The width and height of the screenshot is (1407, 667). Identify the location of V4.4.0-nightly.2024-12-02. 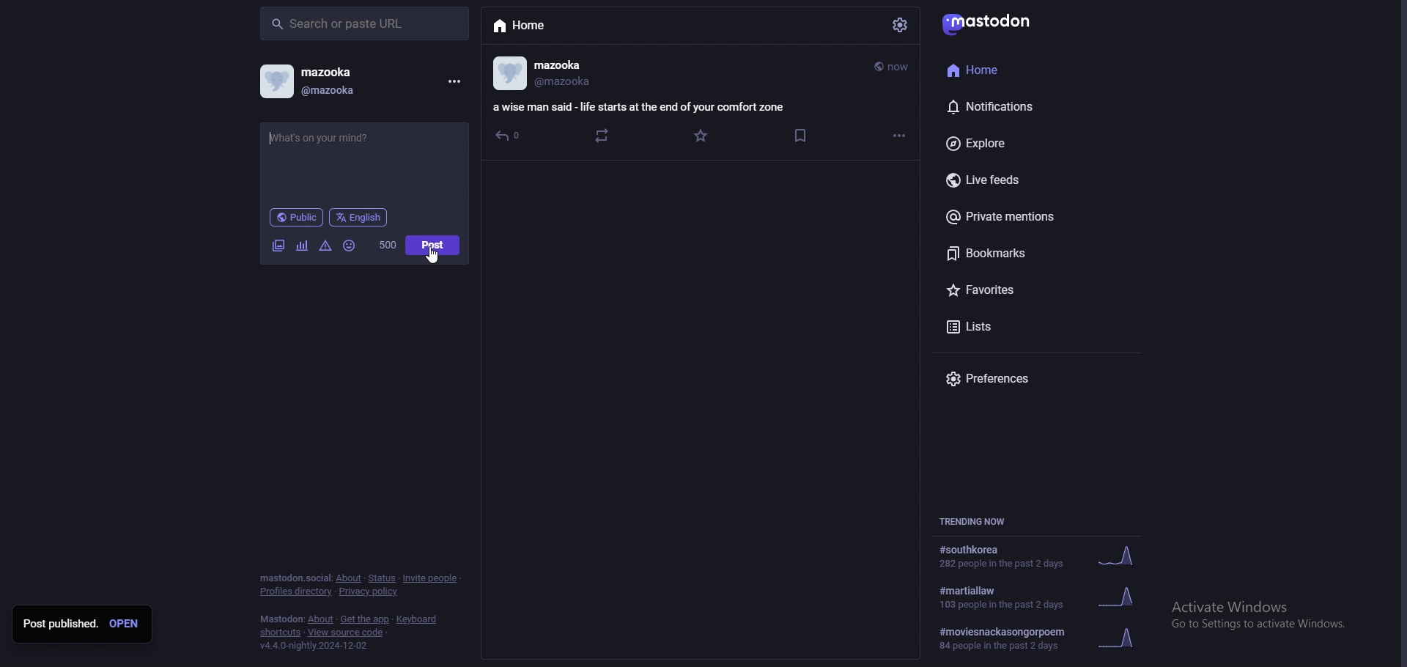
(321, 646).